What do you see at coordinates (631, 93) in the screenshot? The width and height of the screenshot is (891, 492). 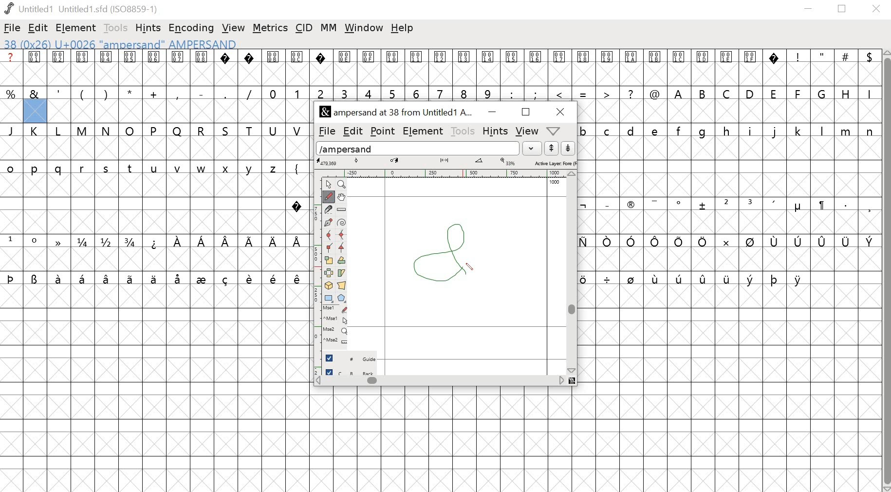 I see `?` at bounding box center [631, 93].